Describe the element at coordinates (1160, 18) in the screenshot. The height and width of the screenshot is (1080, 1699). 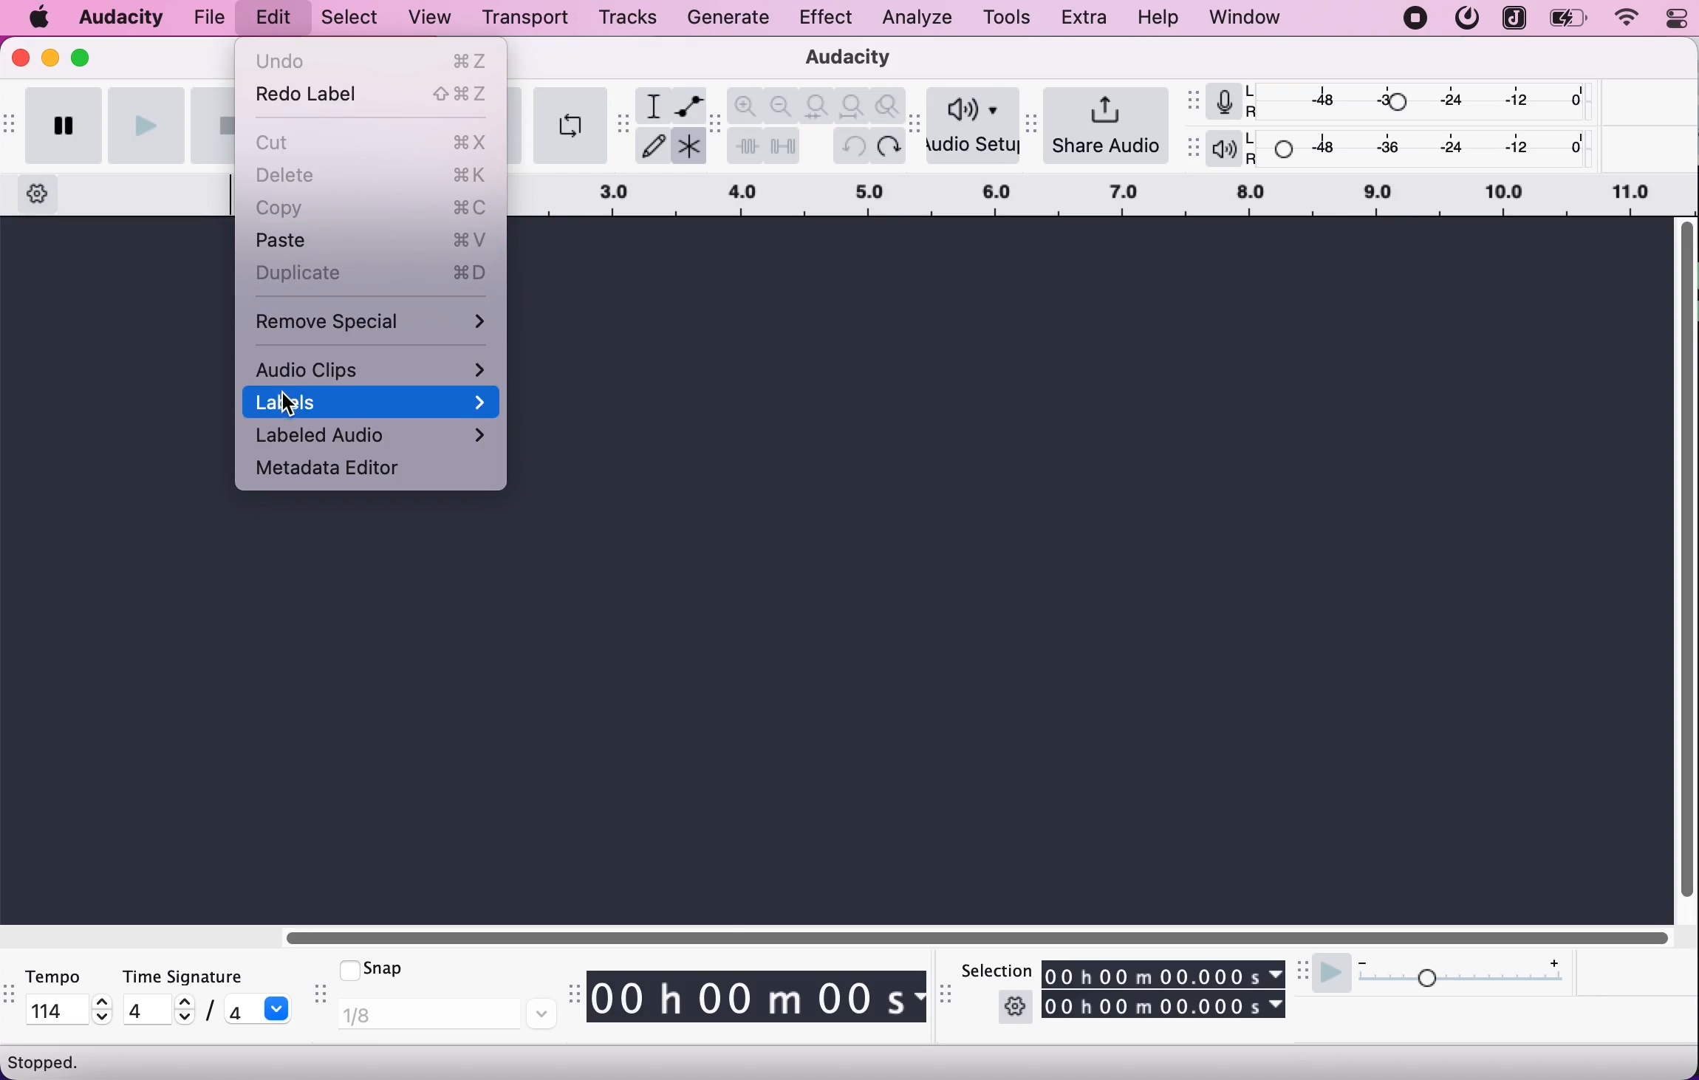
I see `help` at that location.